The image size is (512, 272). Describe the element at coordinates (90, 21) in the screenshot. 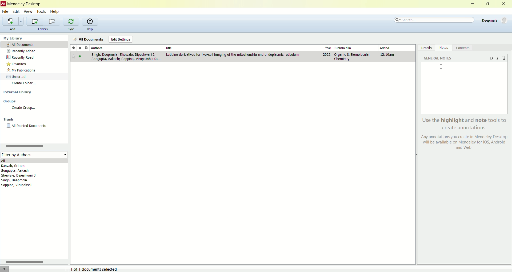

I see `open the online help guide for Mendeley` at that location.